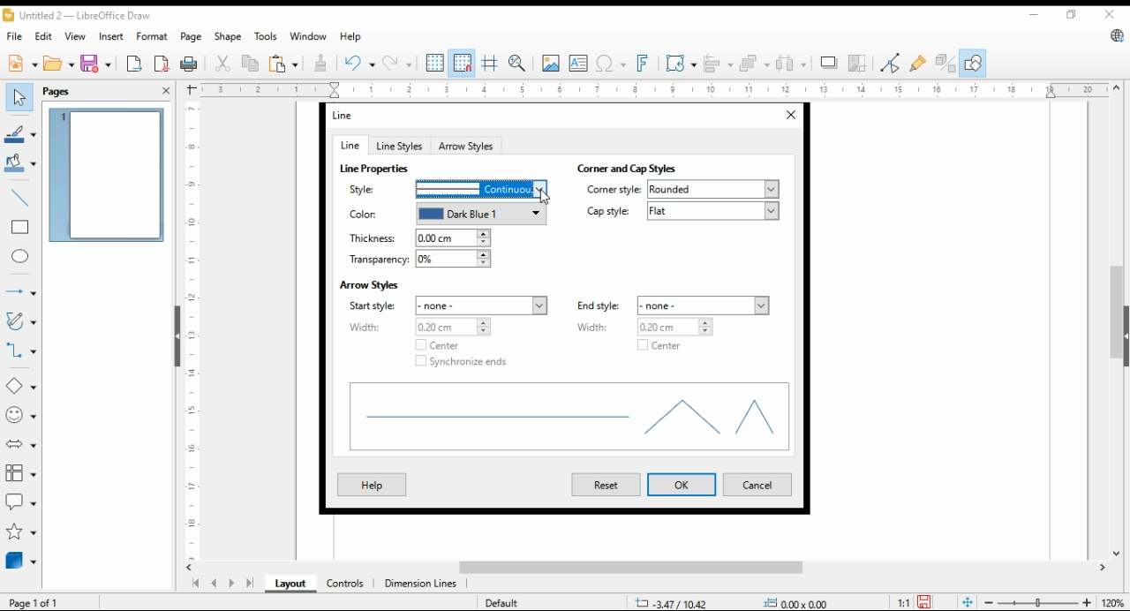  Describe the element at coordinates (111, 35) in the screenshot. I see `insert` at that location.